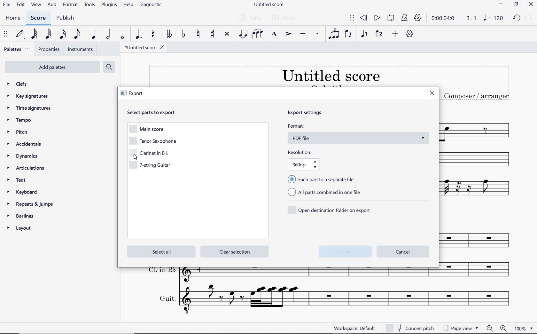 Image resolution: width=537 pixels, height=334 pixels. Describe the element at coordinates (24, 192) in the screenshot. I see `keyboard` at that location.